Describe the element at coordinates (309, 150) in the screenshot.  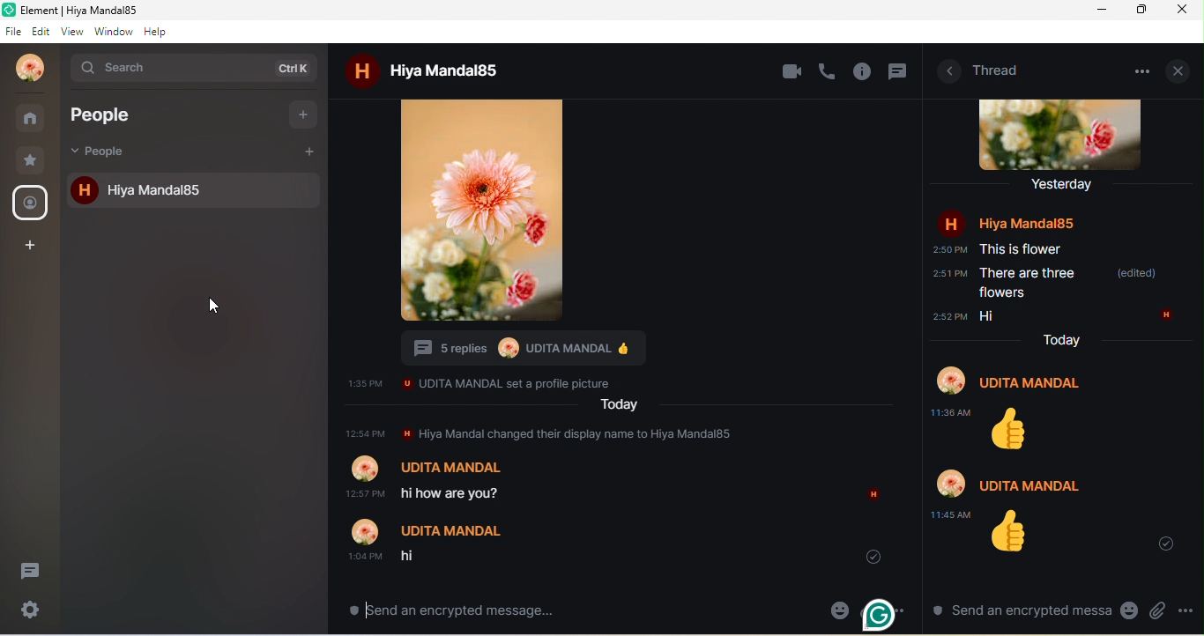
I see `add` at that location.